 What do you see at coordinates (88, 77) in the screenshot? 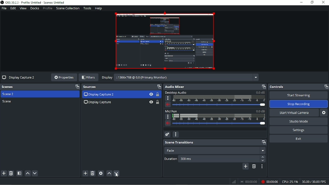
I see `Filters` at bounding box center [88, 77].